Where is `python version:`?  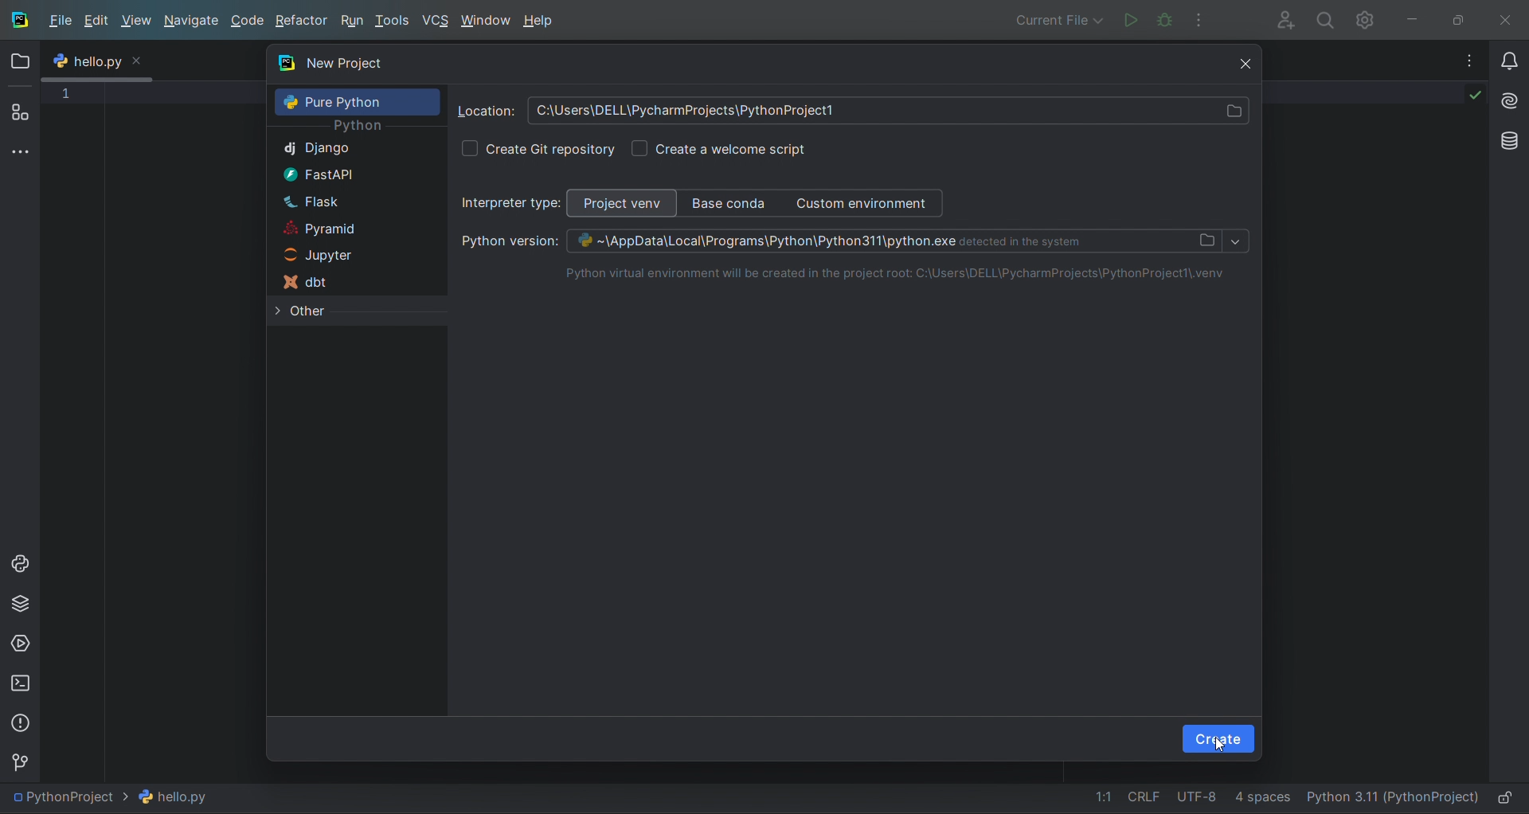 python version: is located at coordinates (501, 242).